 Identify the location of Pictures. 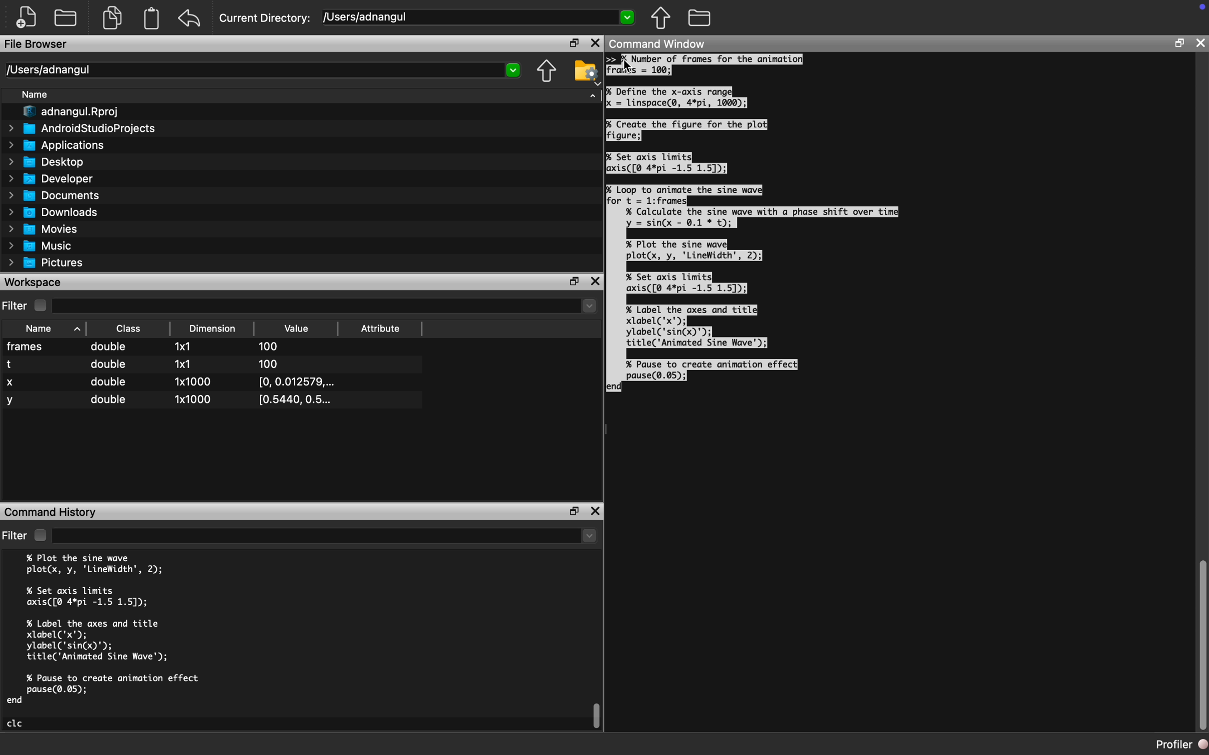
(46, 262).